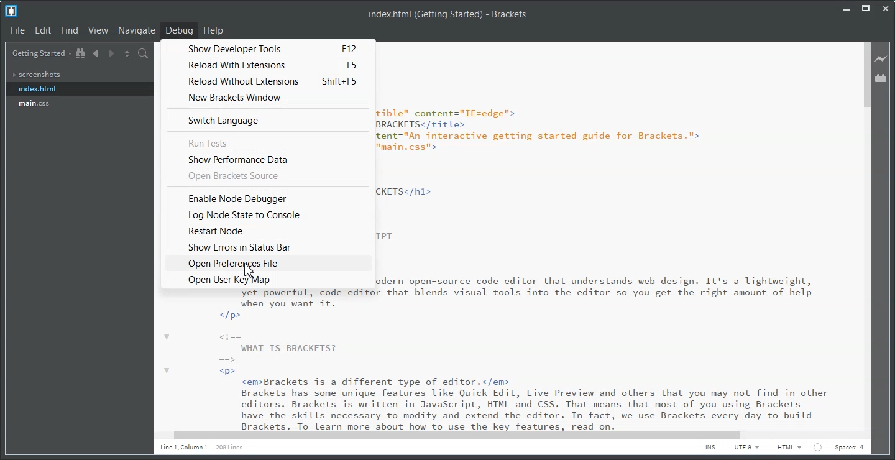 Image resolution: width=895 pixels, height=460 pixels. Describe the element at coordinates (867, 235) in the screenshot. I see `Vertical scroll bar` at that location.